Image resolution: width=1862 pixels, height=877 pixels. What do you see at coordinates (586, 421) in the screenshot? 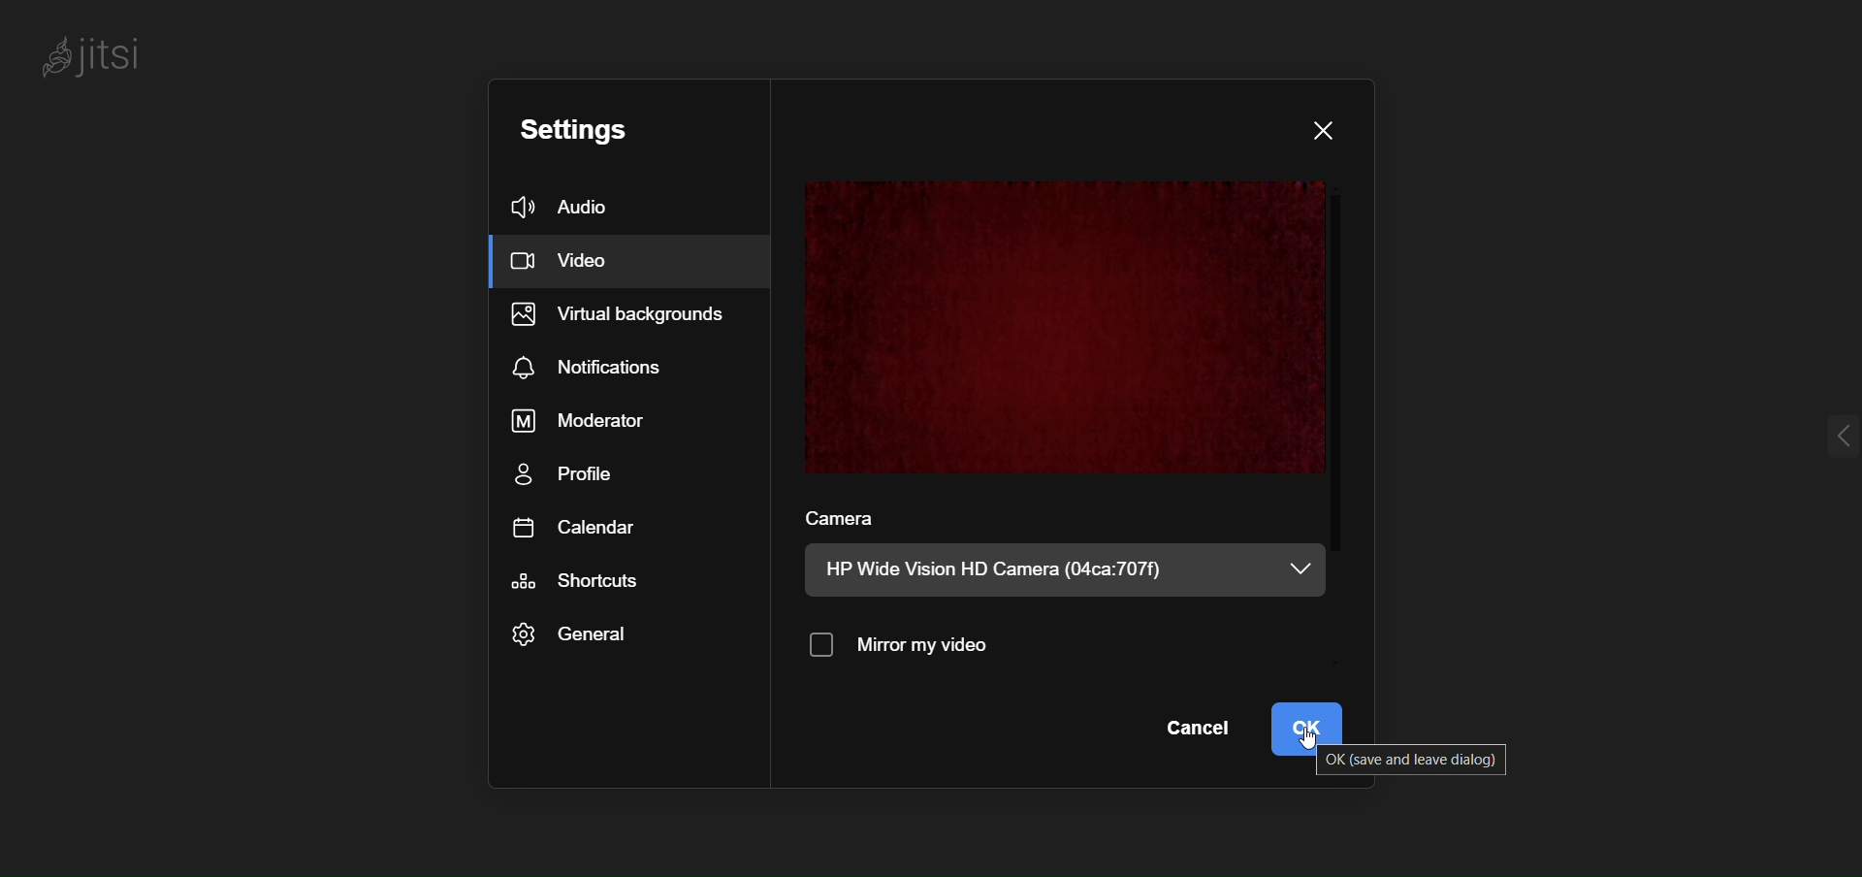
I see `moderator` at bounding box center [586, 421].